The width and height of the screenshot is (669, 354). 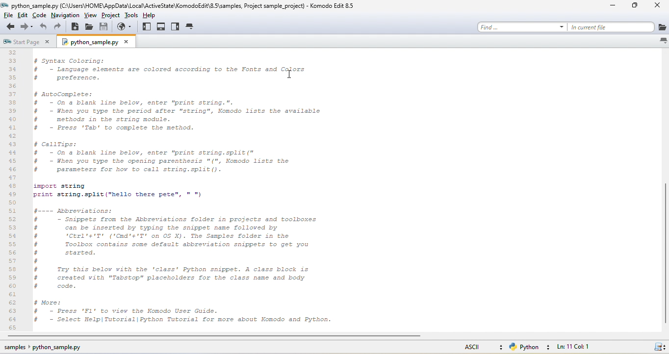 What do you see at coordinates (76, 28) in the screenshot?
I see `new` at bounding box center [76, 28].